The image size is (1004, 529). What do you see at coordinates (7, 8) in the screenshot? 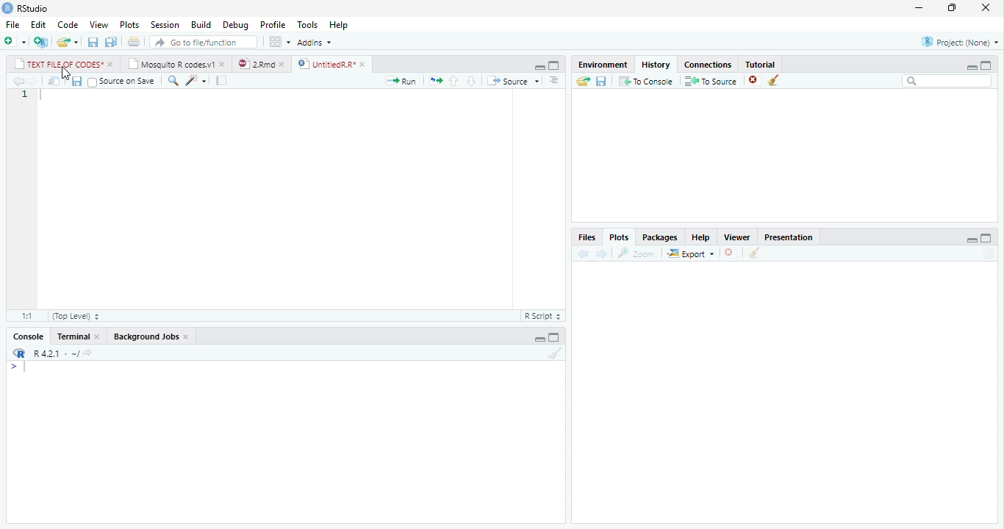
I see `logo` at bounding box center [7, 8].